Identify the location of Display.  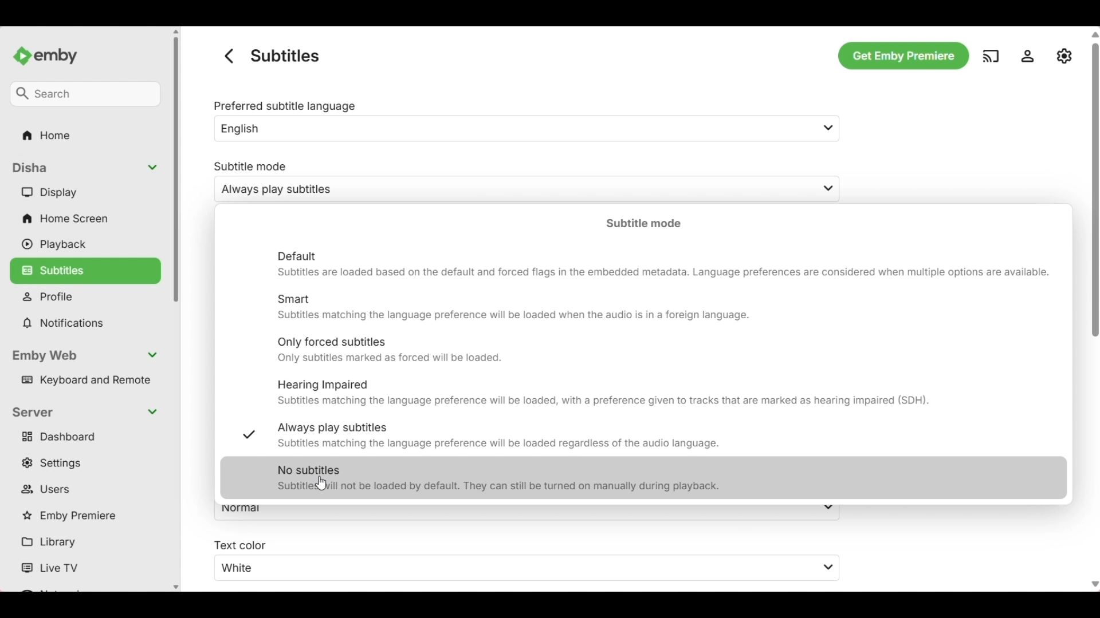
(88, 192).